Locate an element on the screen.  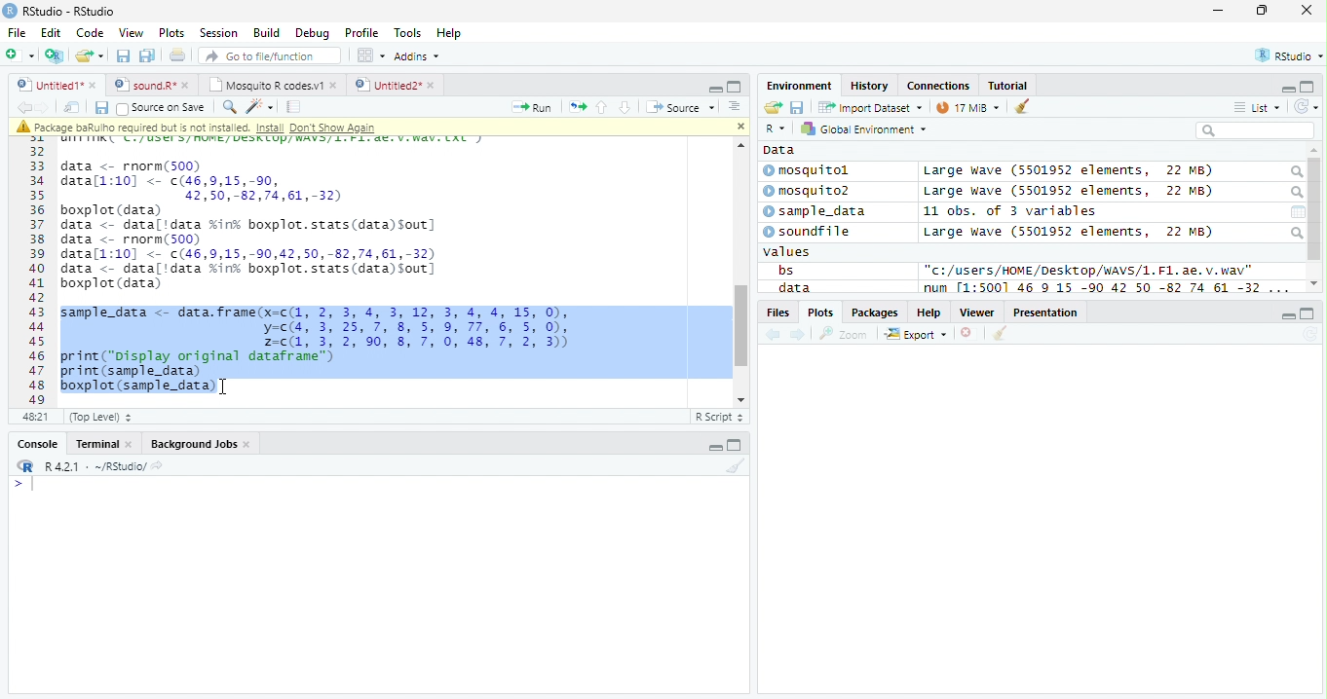
new file is located at coordinates (20, 55).